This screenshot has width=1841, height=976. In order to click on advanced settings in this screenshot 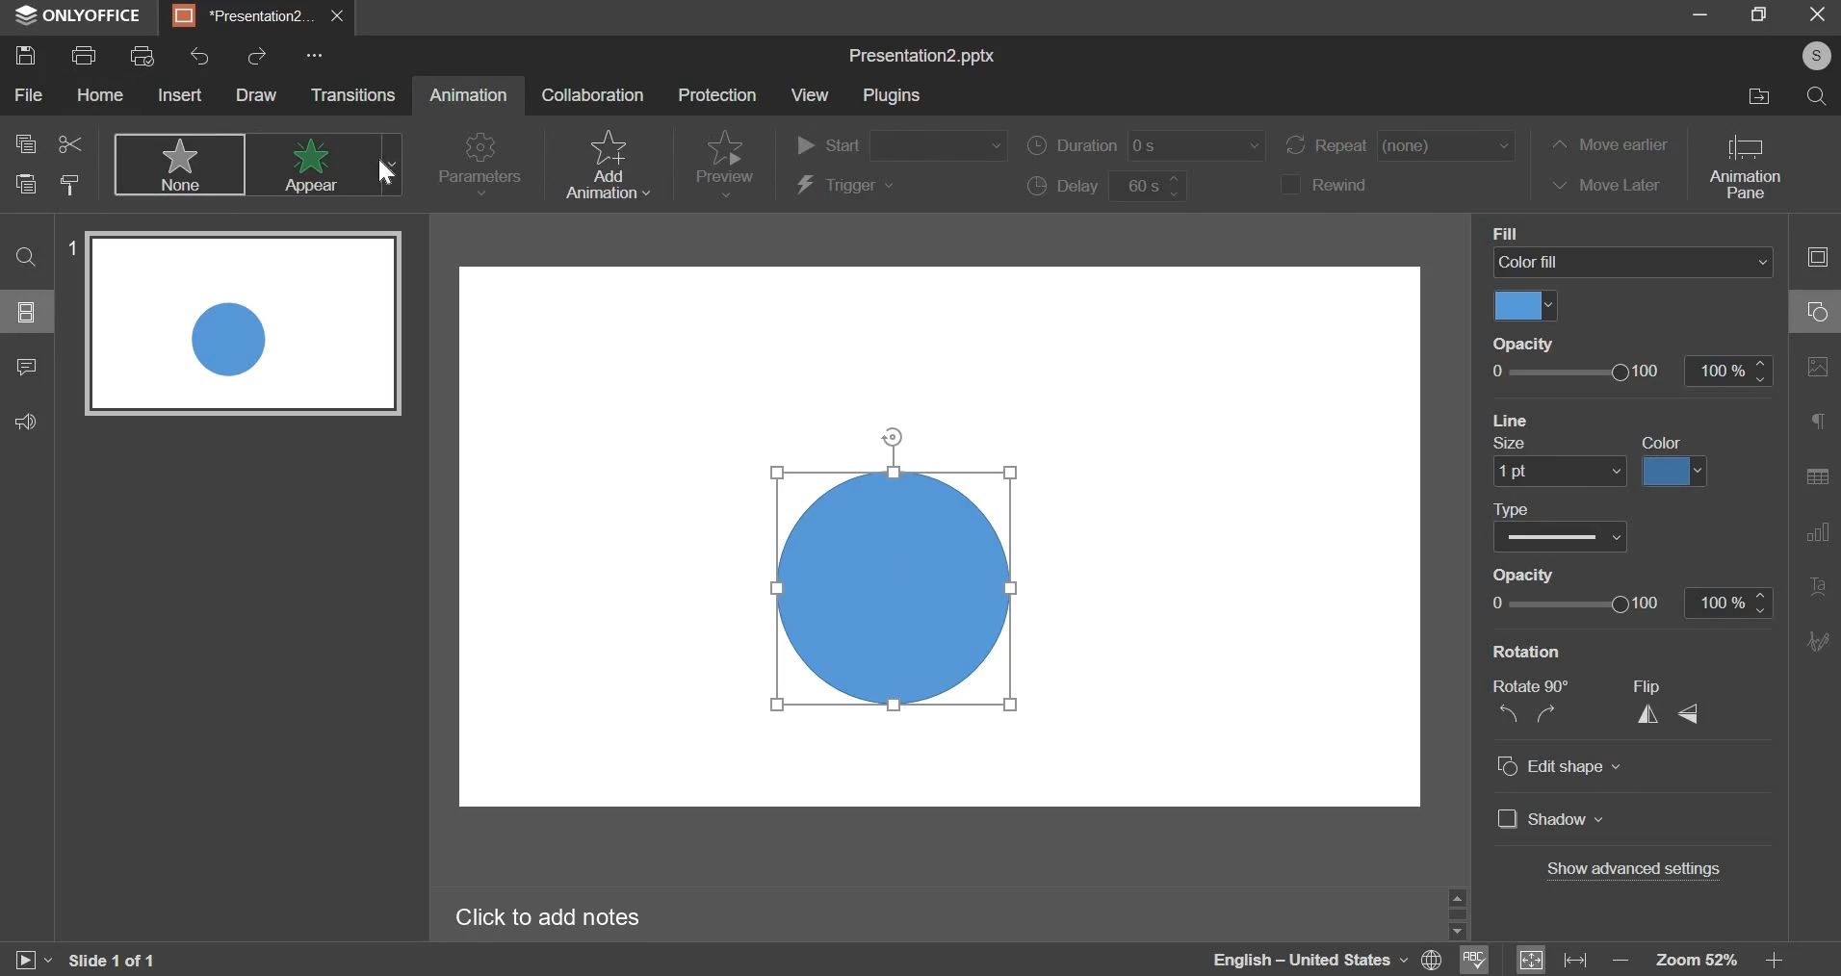, I will do `click(1634, 869)`.